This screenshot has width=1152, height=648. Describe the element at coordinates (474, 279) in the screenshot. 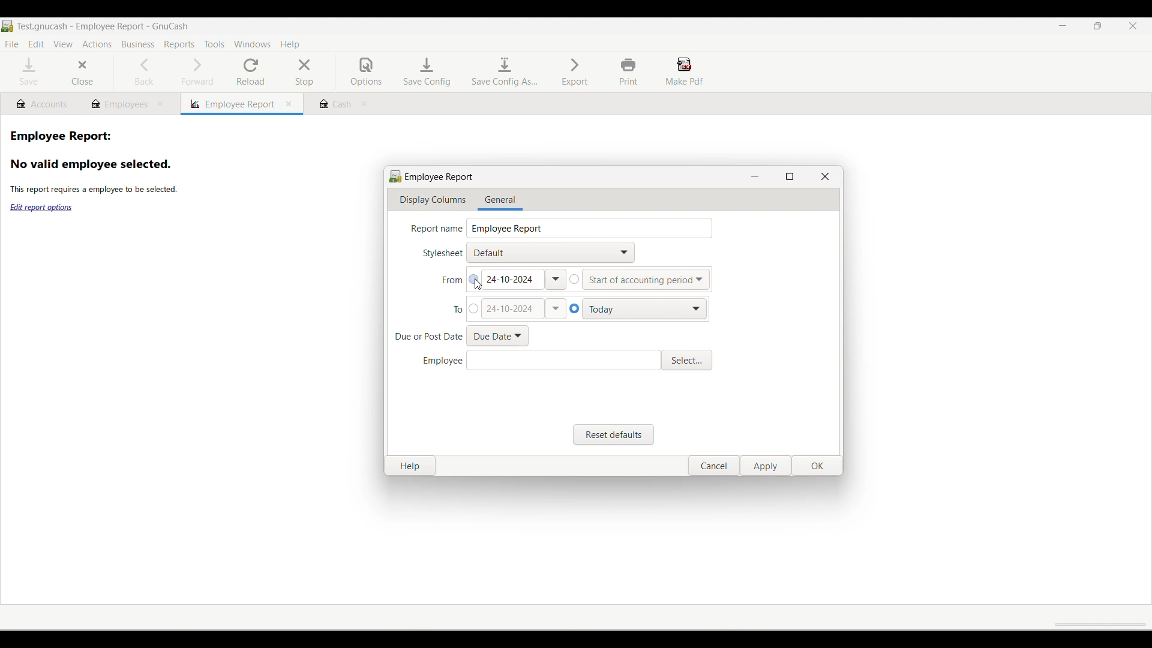

I see `Select manual selection of From date` at that location.